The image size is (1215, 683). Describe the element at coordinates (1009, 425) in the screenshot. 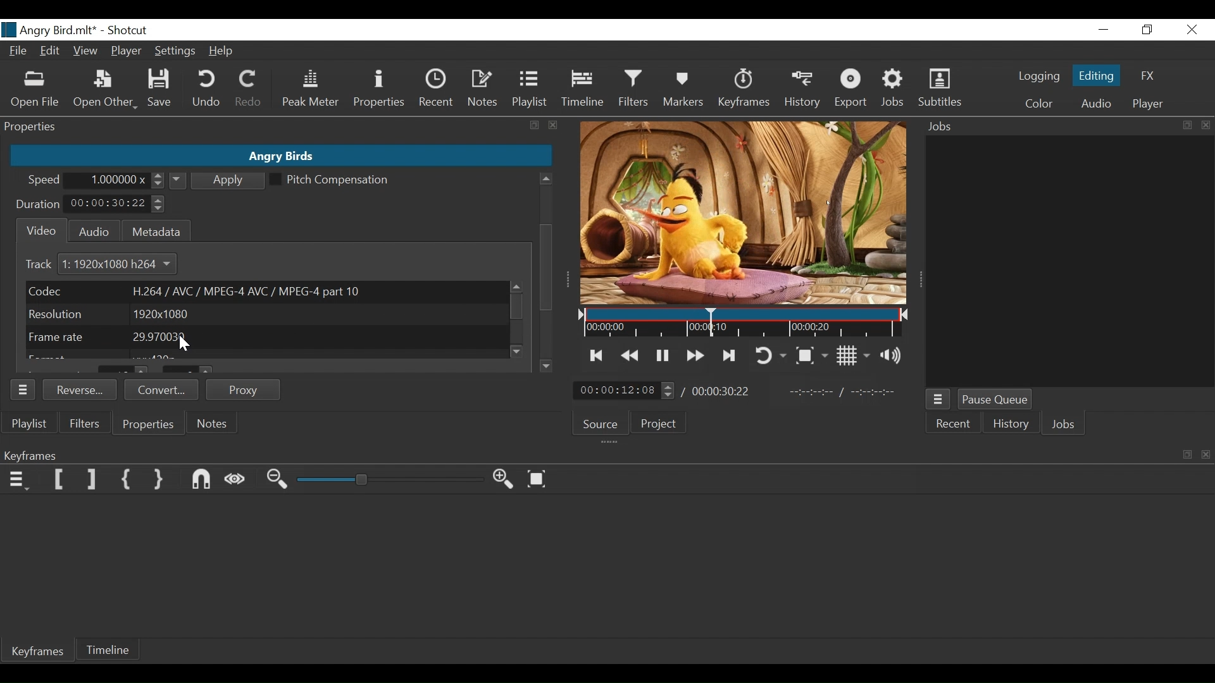

I see `History` at that location.